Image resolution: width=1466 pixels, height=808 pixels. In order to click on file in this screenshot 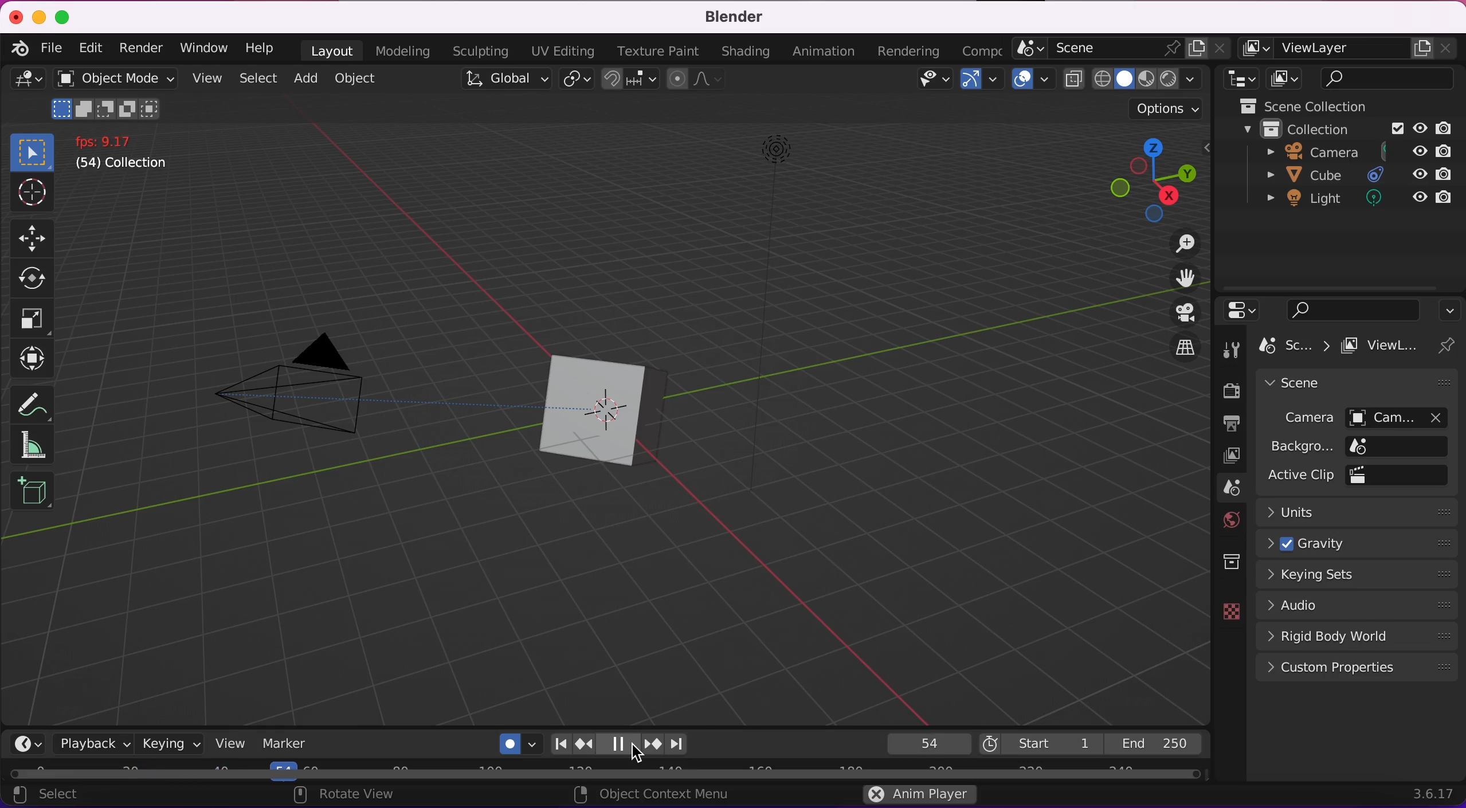, I will do `click(49, 48)`.